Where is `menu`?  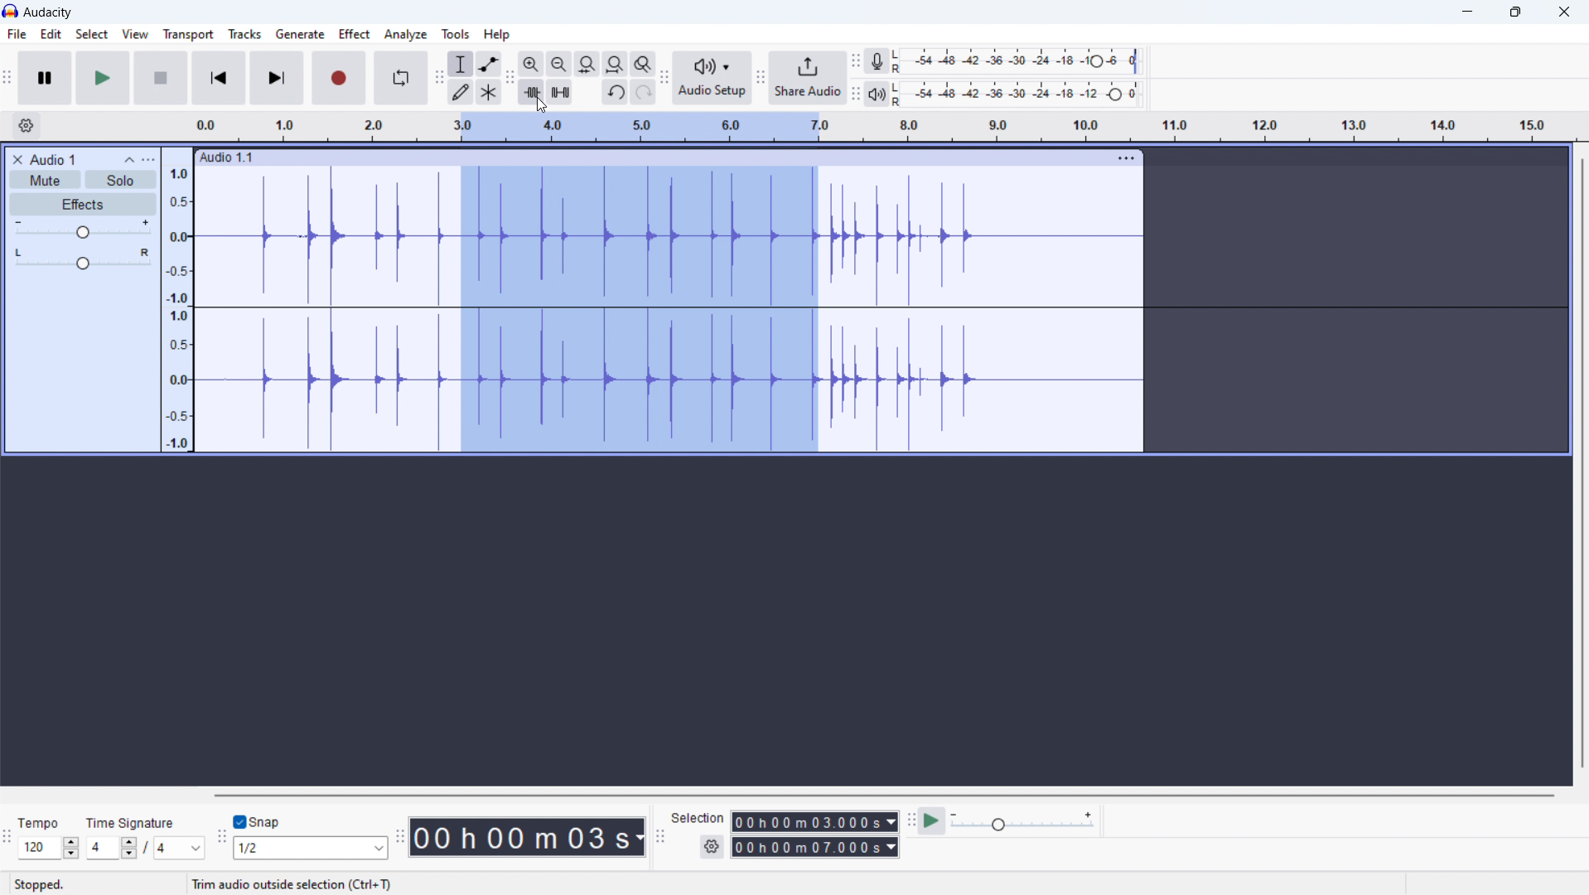 menu is located at coordinates (1124, 158).